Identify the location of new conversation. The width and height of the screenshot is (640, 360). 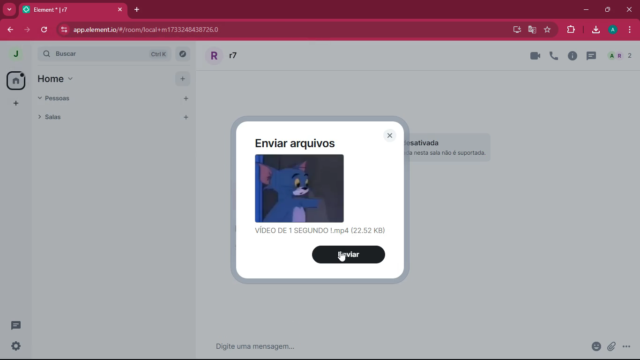
(17, 326).